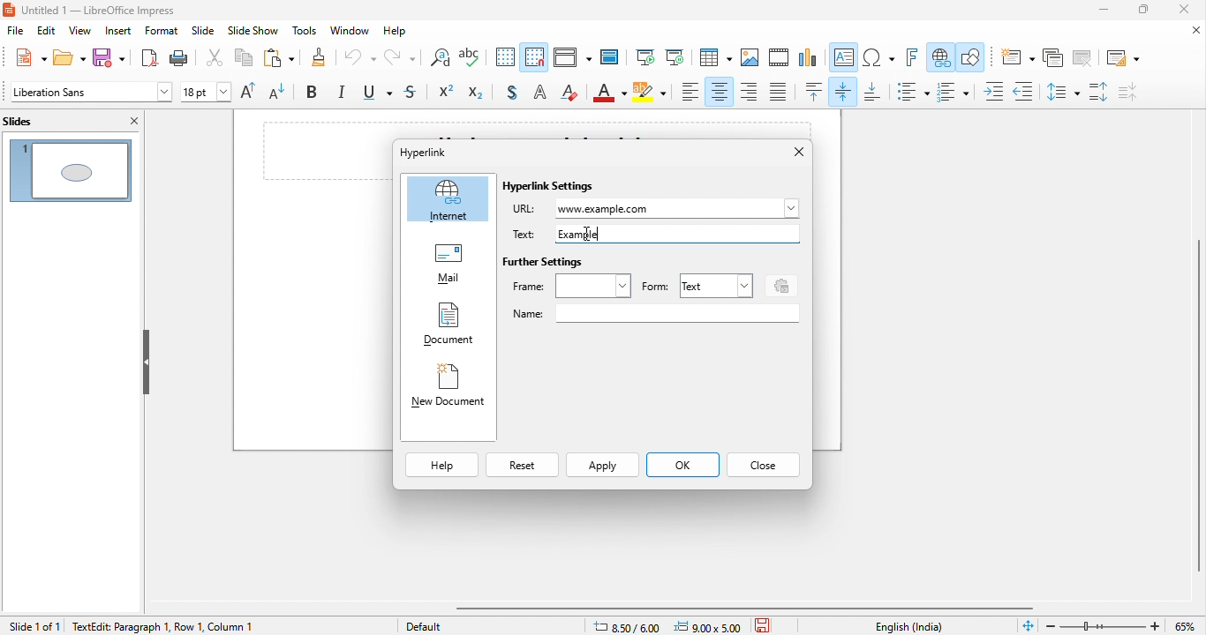  What do you see at coordinates (48, 32) in the screenshot?
I see `edit` at bounding box center [48, 32].